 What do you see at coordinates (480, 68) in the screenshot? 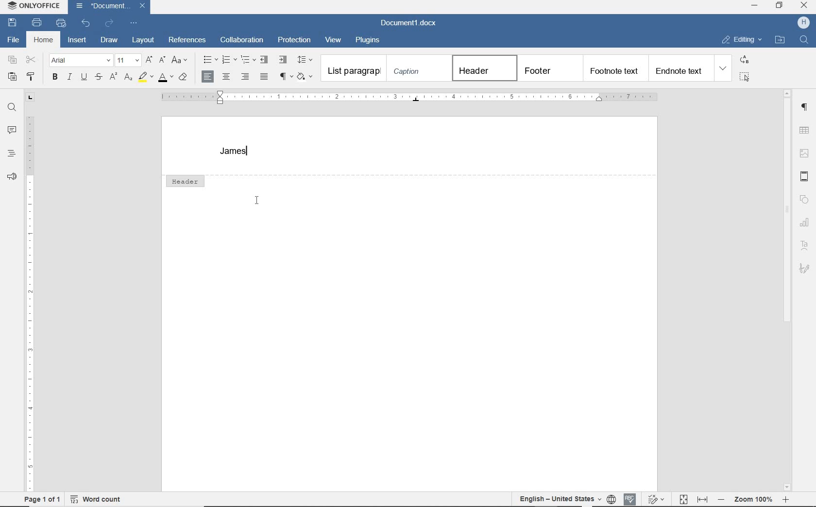
I see `Heading1` at bounding box center [480, 68].